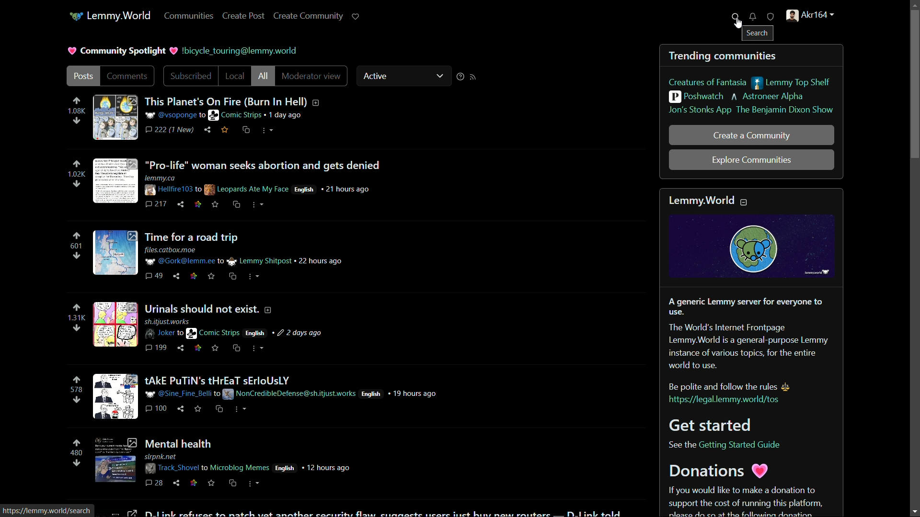 This screenshot has width=920, height=517. I want to click on create a community, so click(752, 135).